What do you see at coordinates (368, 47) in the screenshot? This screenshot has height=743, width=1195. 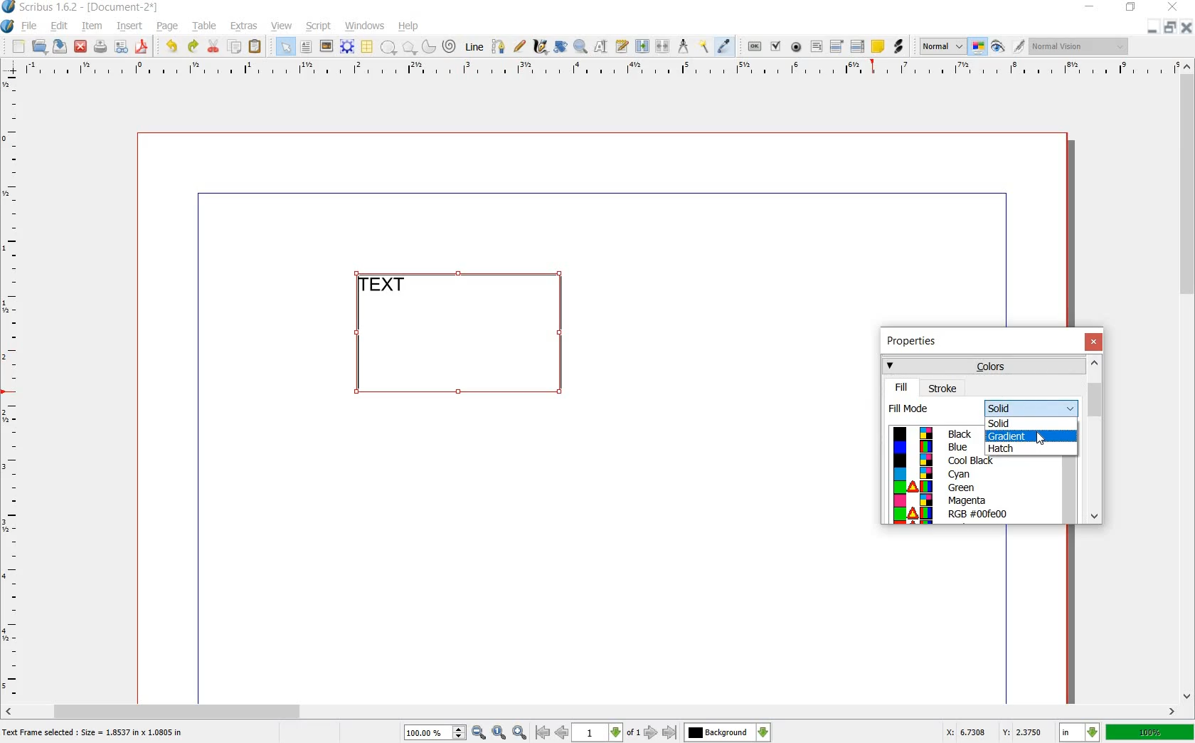 I see `table` at bounding box center [368, 47].